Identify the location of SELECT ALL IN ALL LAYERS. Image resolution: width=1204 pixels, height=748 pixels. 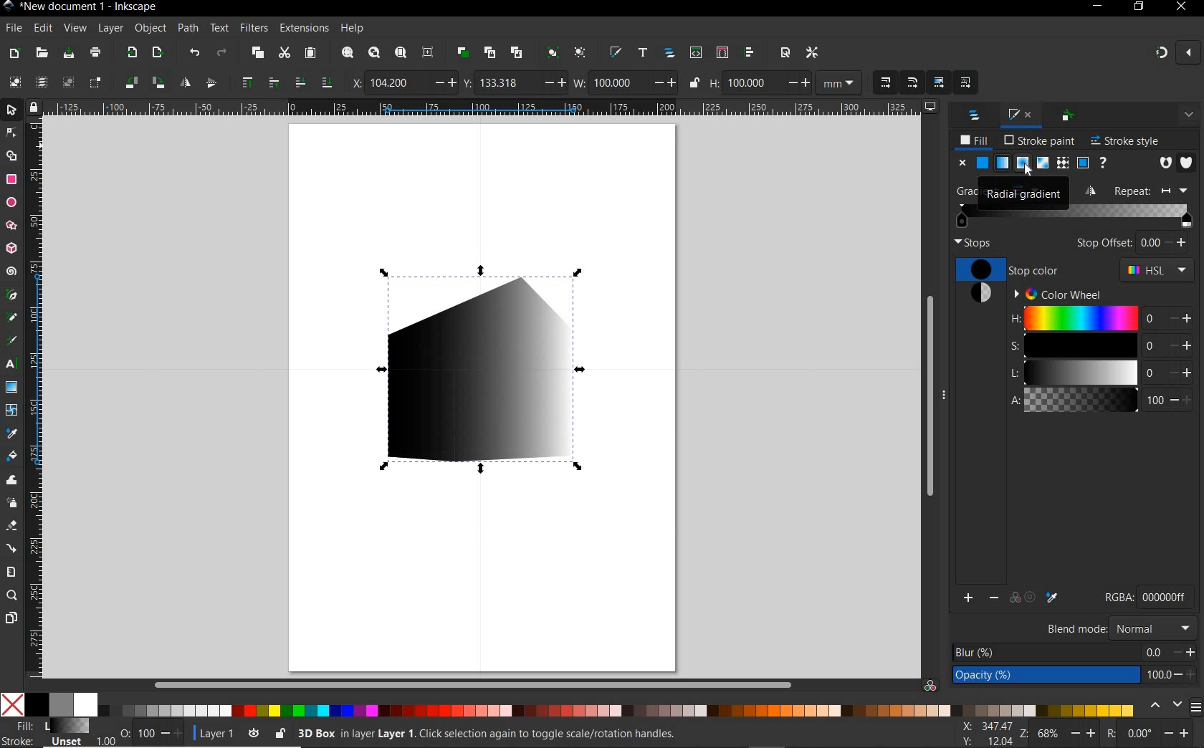
(41, 82).